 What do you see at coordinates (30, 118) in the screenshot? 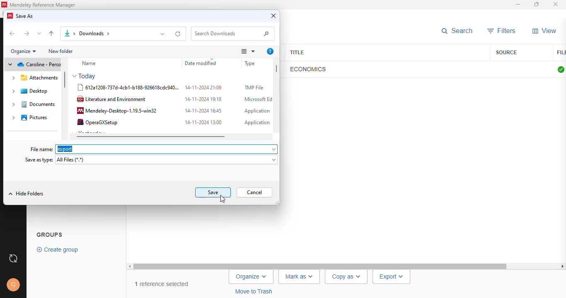
I see `pictures` at bounding box center [30, 118].